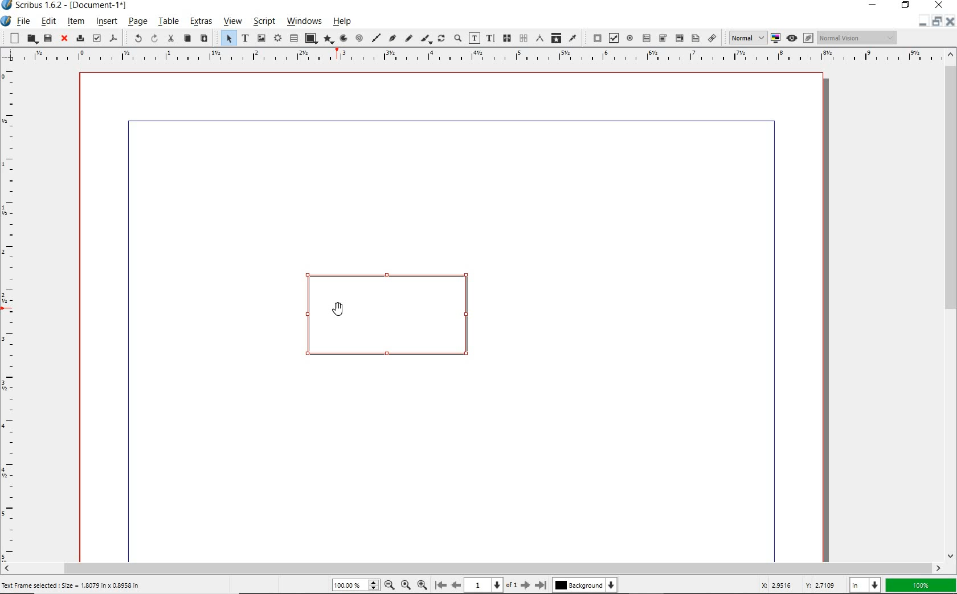 This screenshot has width=957, height=594. What do you see at coordinates (538, 38) in the screenshot?
I see `measurements` at bounding box center [538, 38].